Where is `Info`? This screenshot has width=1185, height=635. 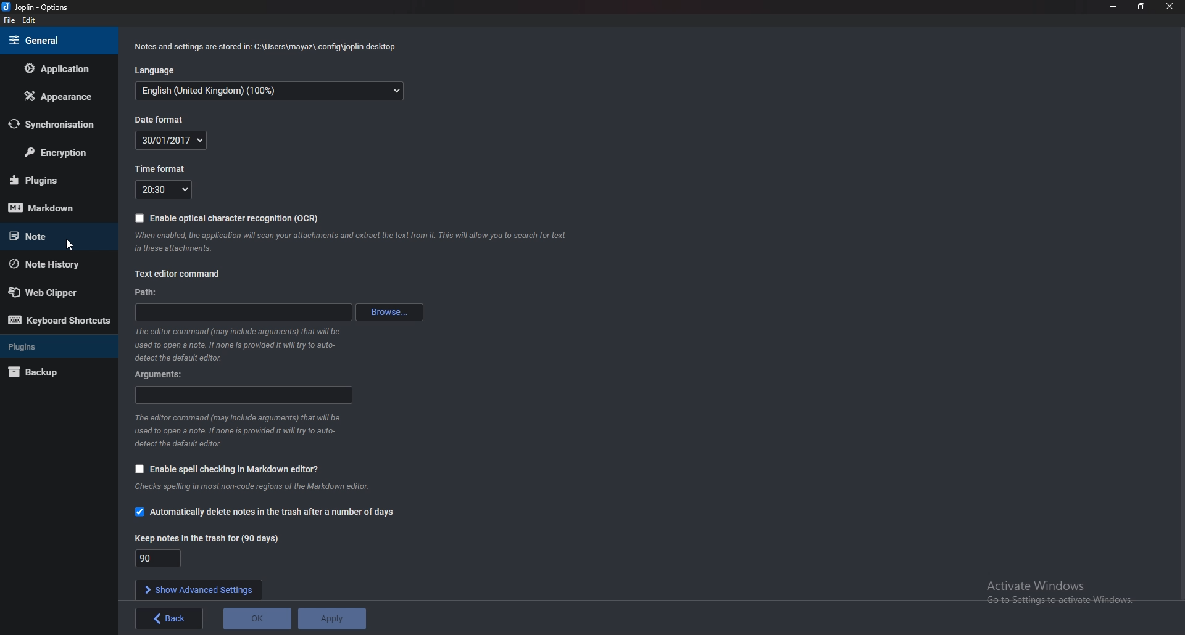
Info is located at coordinates (238, 346).